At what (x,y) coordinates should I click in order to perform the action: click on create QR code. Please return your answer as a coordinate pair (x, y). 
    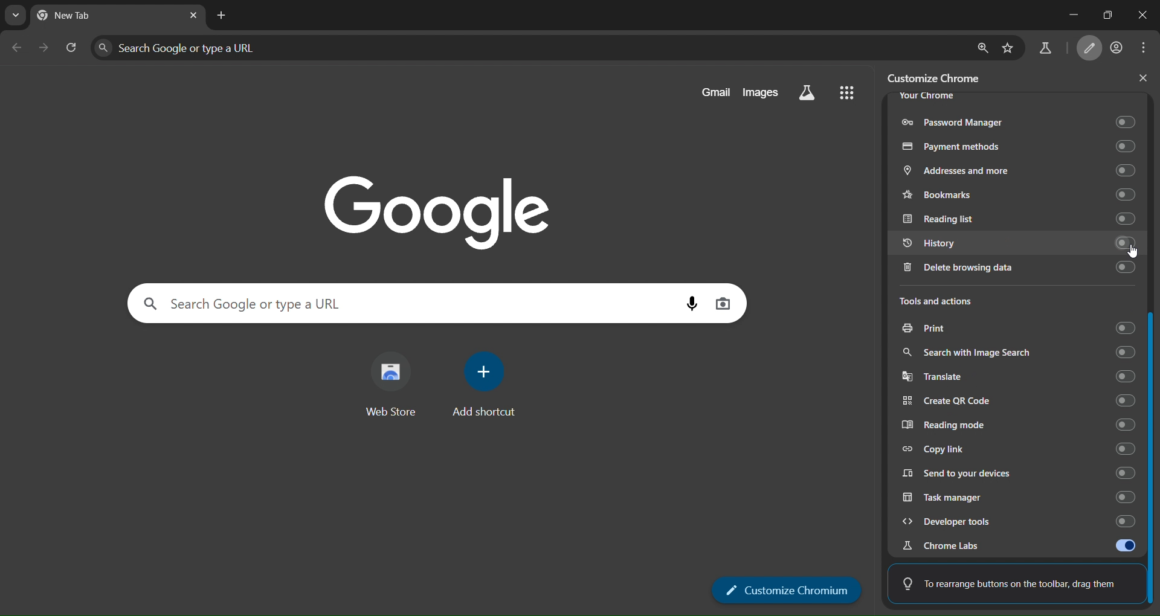
    Looking at the image, I should click on (1020, 401).